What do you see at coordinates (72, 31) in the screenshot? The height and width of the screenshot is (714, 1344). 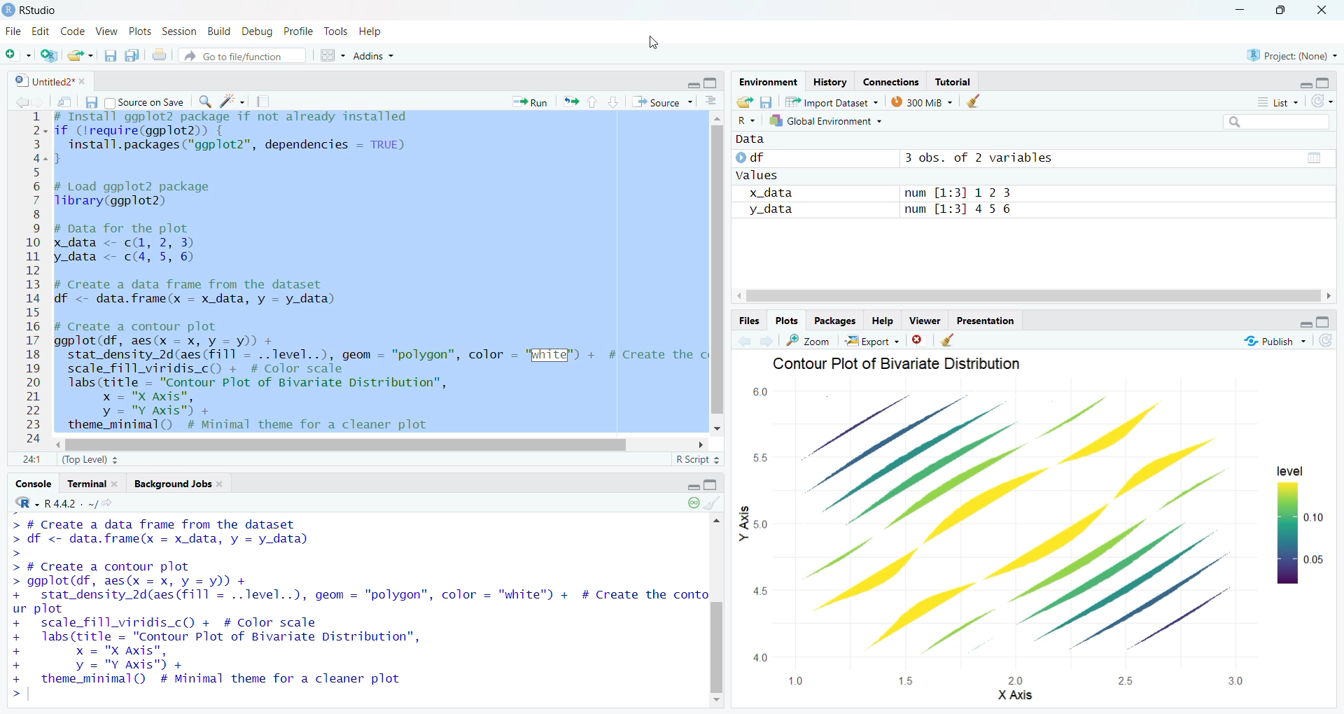 I see `Code` at bounding box center [72, 31].